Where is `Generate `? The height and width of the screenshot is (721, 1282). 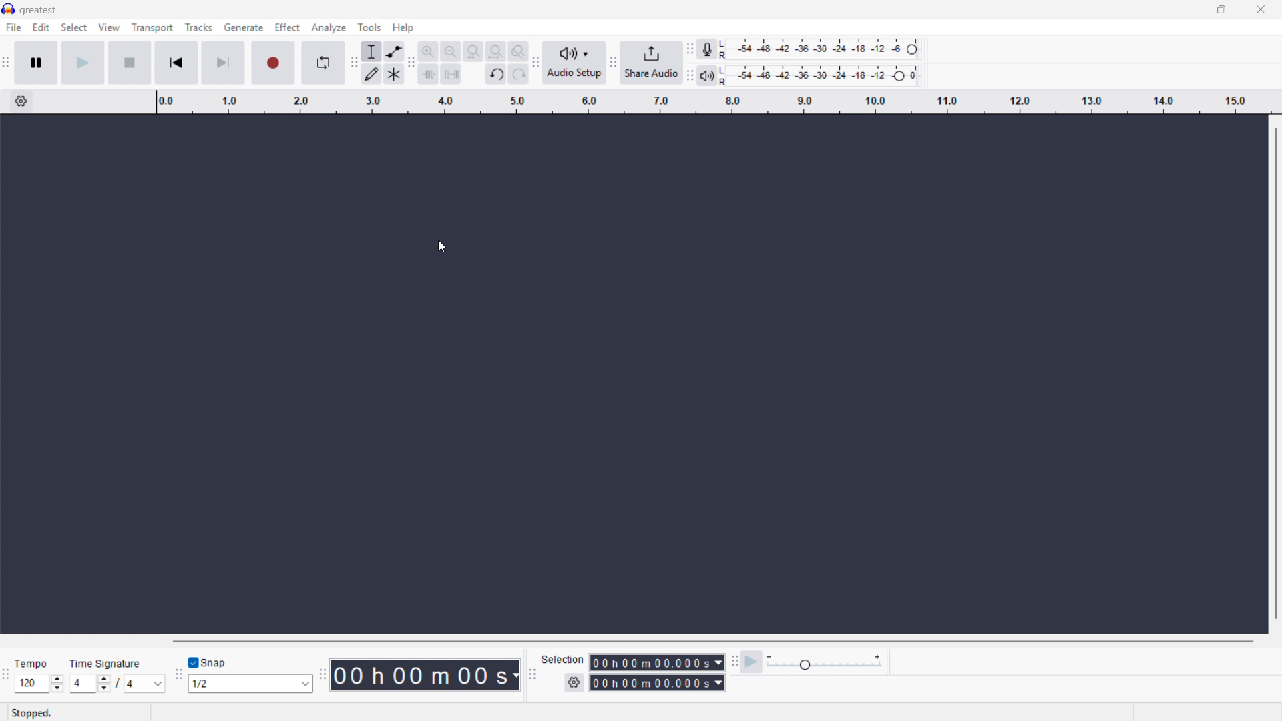 Generate  is located at coordinates (244, 27).